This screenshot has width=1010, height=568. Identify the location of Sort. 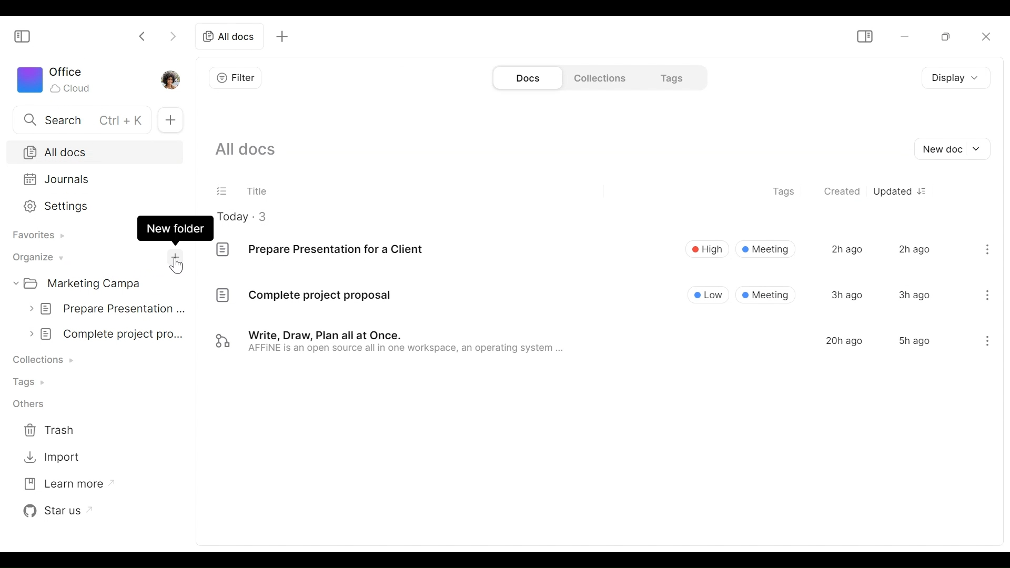
(925, 191).